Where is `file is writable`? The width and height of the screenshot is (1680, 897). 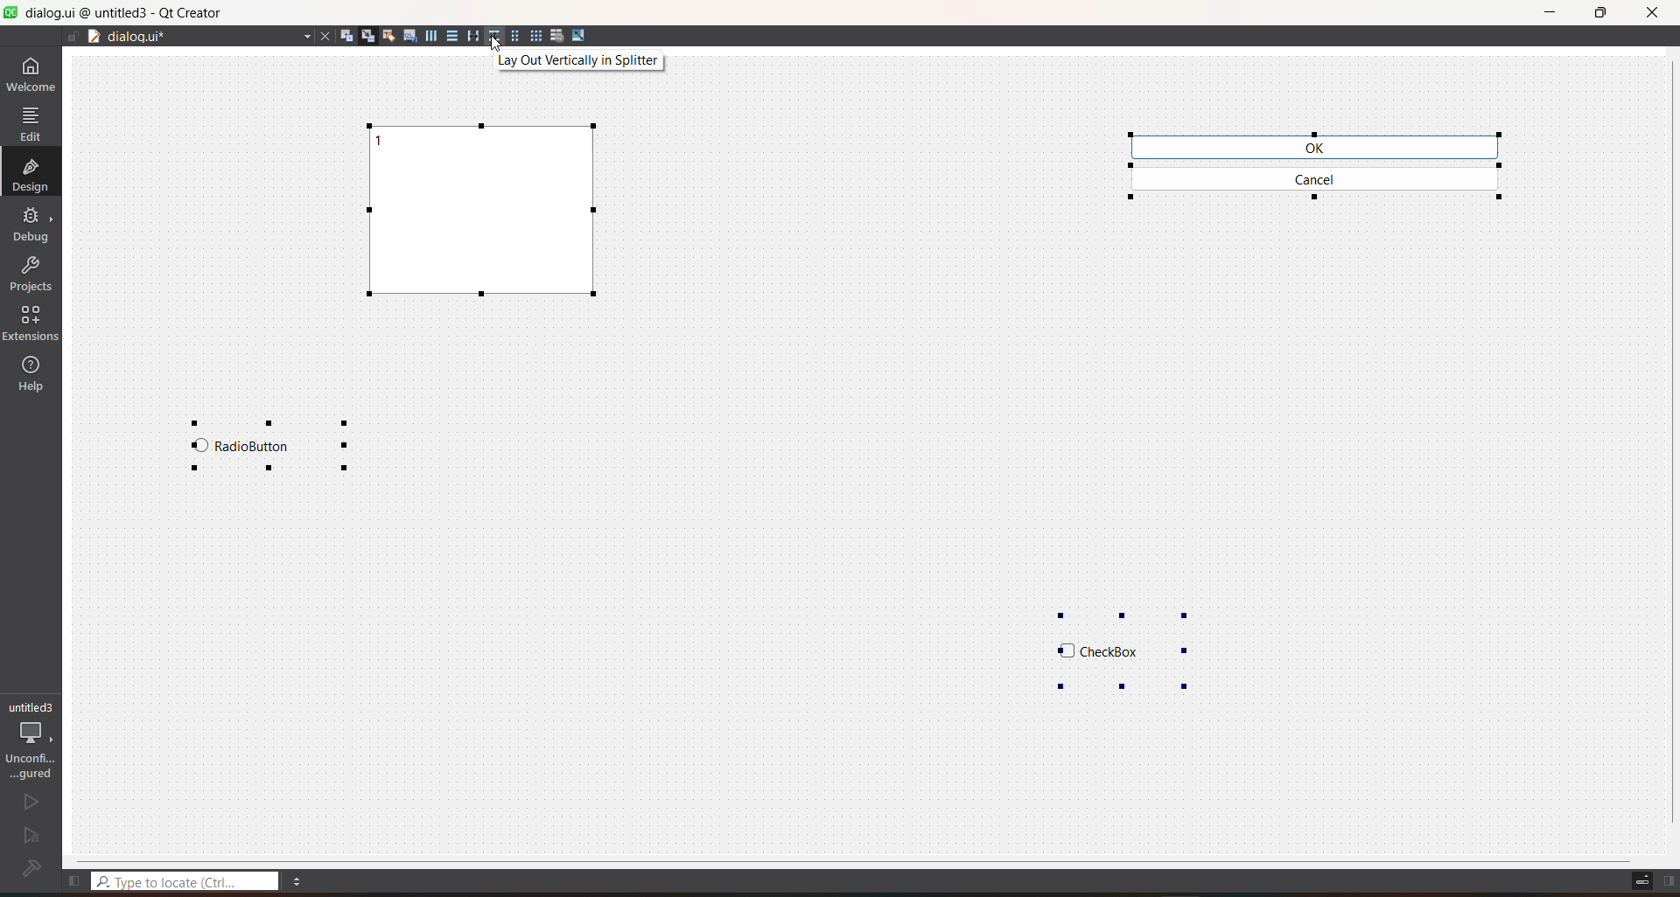 file is writable is located at coordinates (72, 38).